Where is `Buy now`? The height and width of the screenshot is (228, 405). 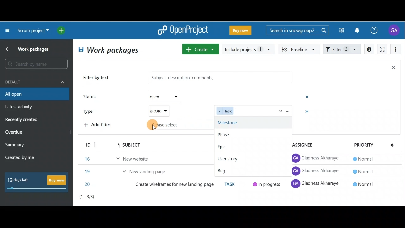
Buy now is located at coordinates (39, 182).